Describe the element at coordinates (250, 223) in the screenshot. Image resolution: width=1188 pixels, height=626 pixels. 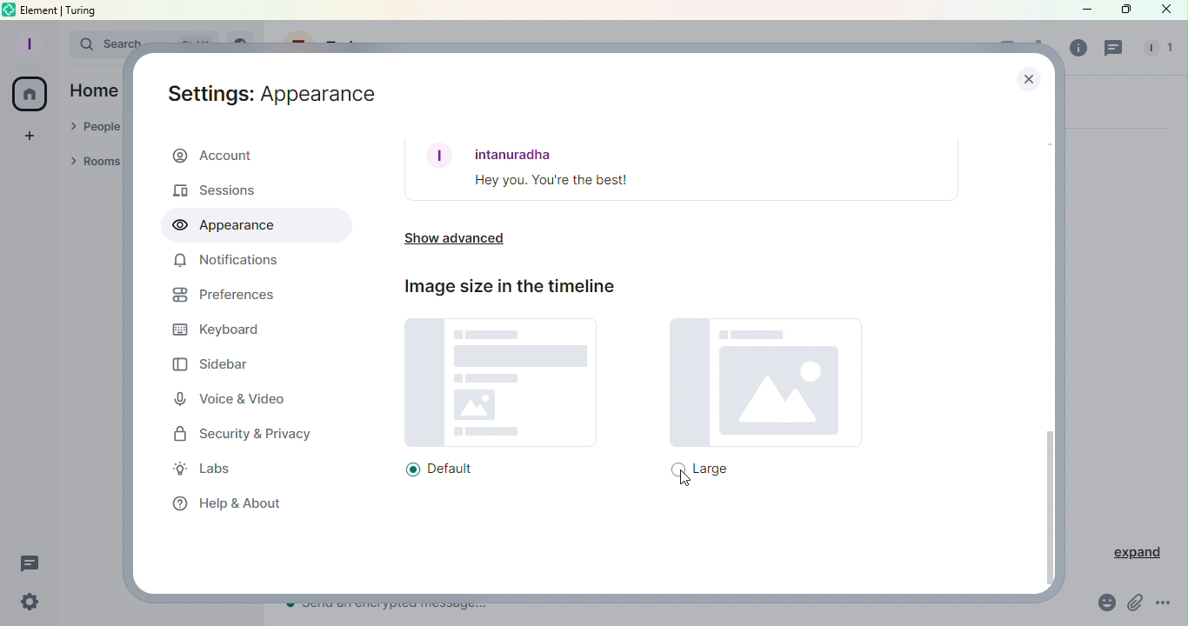
I see `Appearance` at that location.